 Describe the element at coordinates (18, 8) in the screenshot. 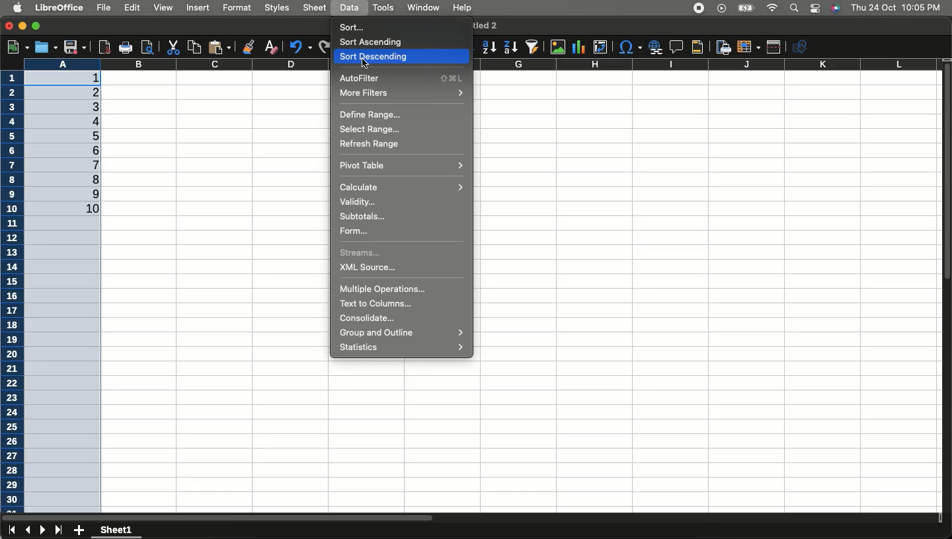

I see `Apple logo` at that location.